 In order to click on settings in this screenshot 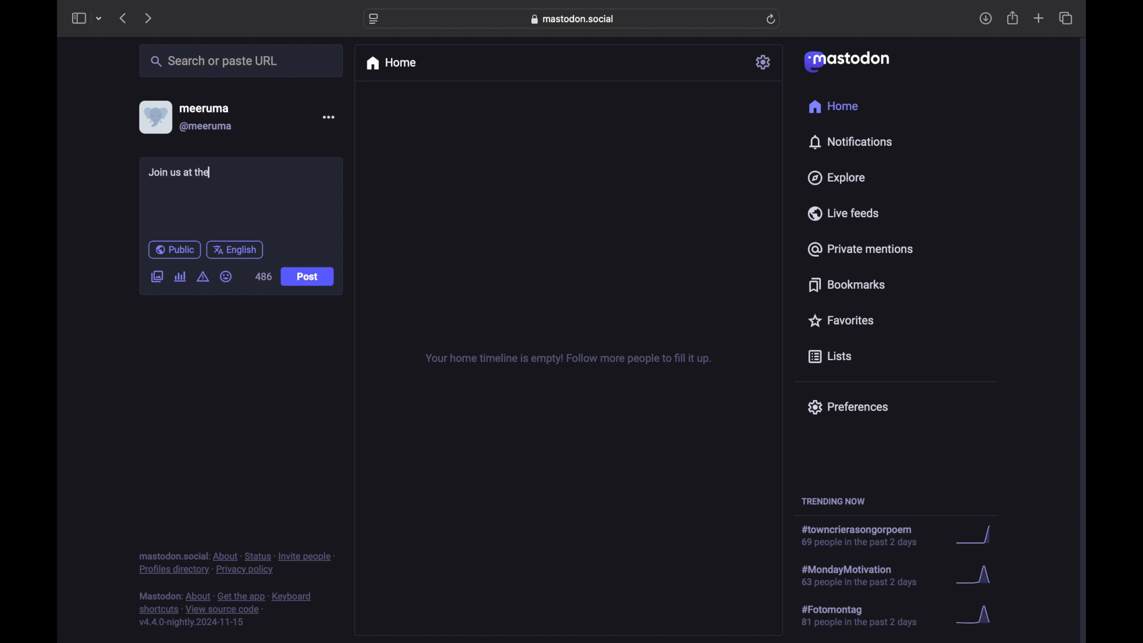, I will do `click(764, 62)`.